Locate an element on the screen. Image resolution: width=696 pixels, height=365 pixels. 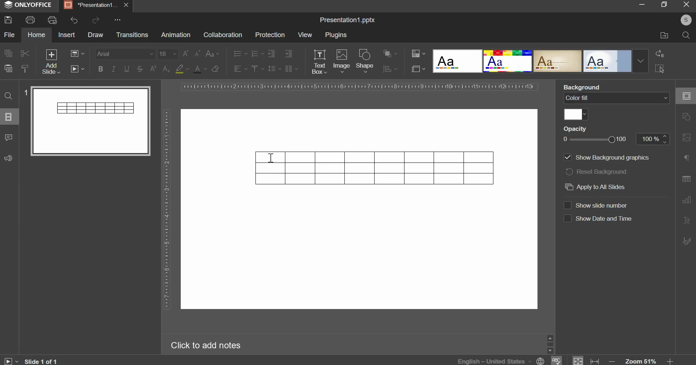
home is located at coordinates (36, 35).